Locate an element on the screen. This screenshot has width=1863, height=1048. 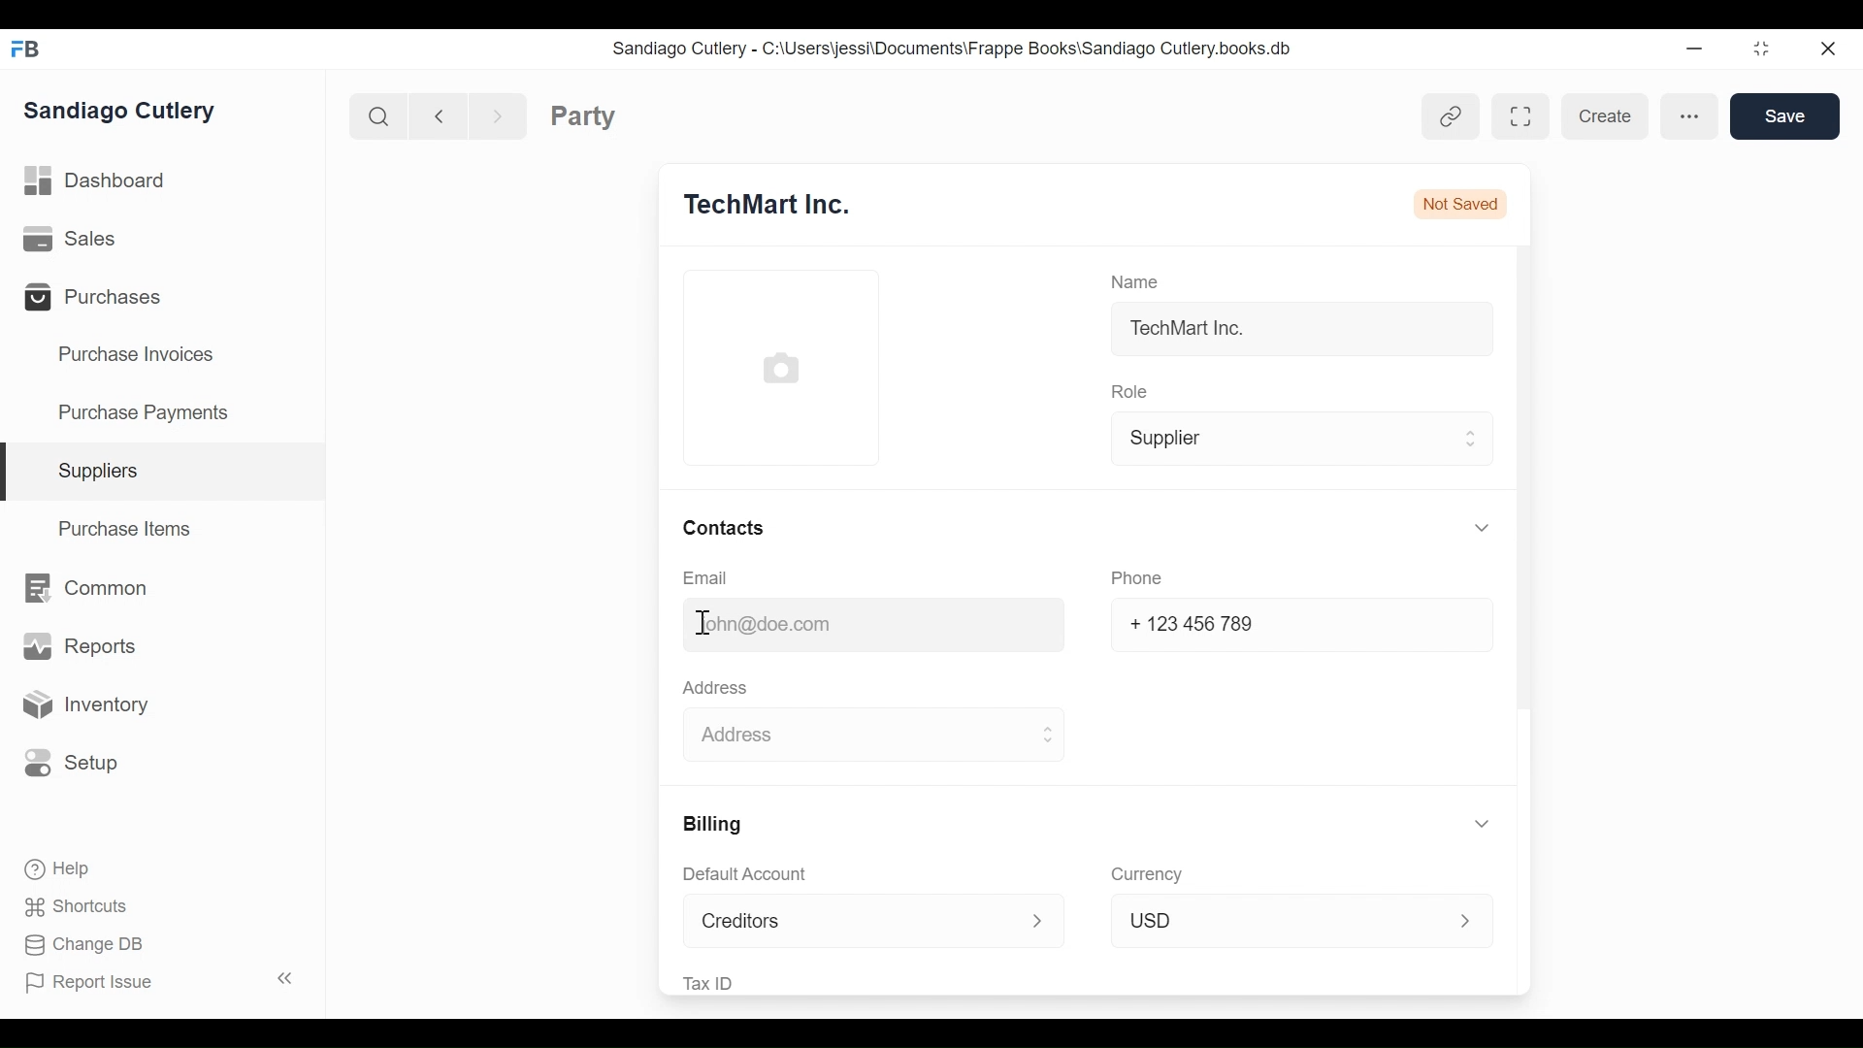
cursor is located at coordinates (707, 621).